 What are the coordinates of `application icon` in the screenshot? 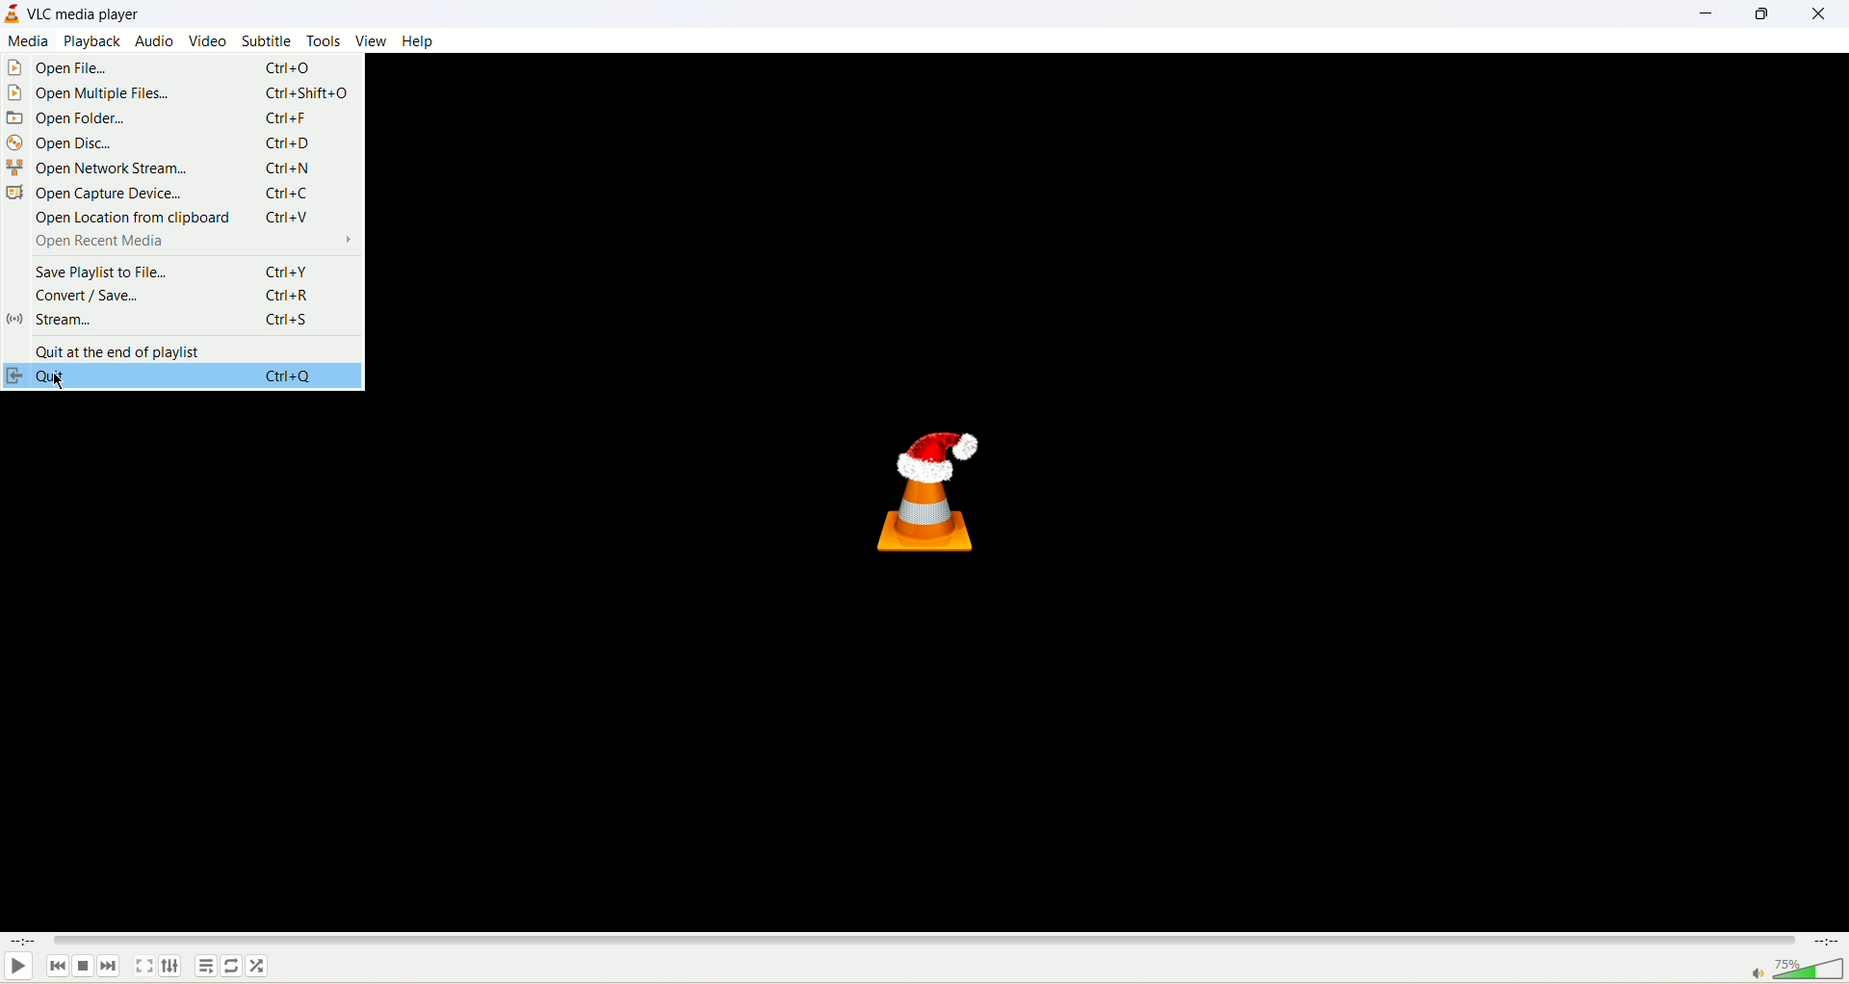 It's located at (933, 485).